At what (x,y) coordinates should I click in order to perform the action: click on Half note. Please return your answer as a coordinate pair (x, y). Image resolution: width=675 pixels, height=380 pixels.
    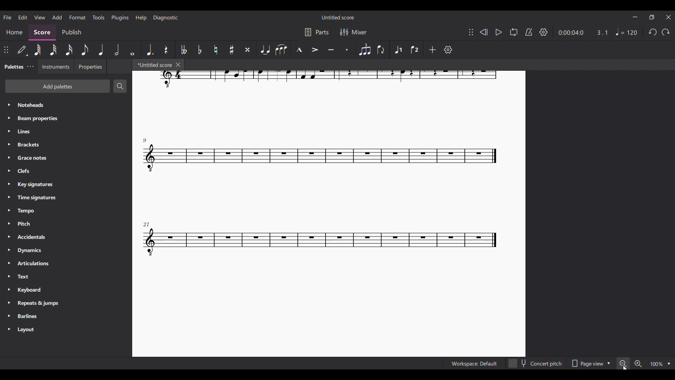
    Looking at the image, I should click on (117, 50).